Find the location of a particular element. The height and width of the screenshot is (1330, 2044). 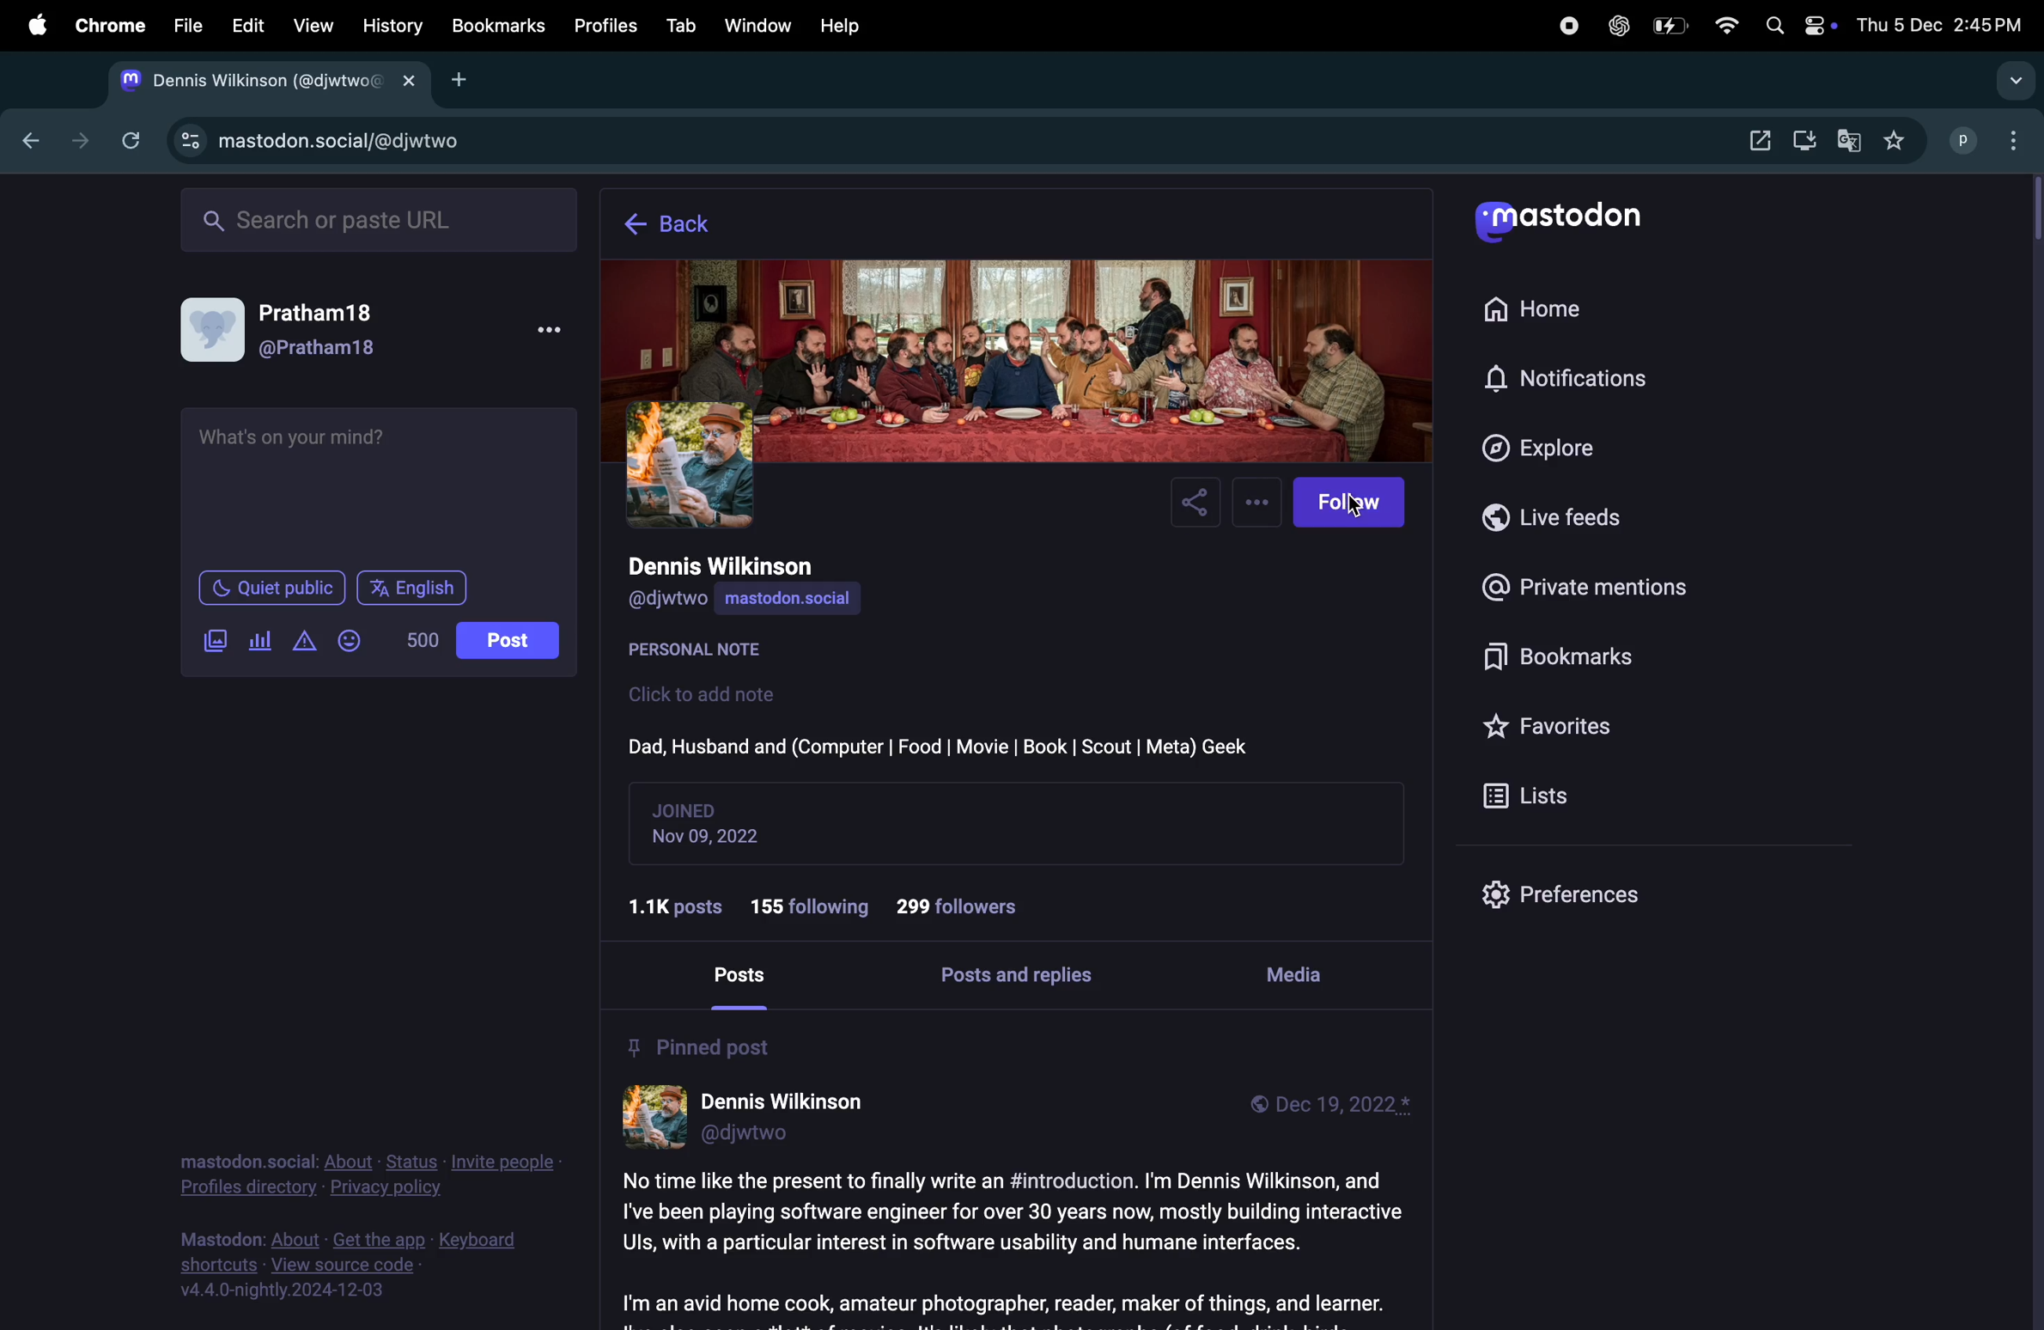

profile pic is located at coordinates (690, 462).